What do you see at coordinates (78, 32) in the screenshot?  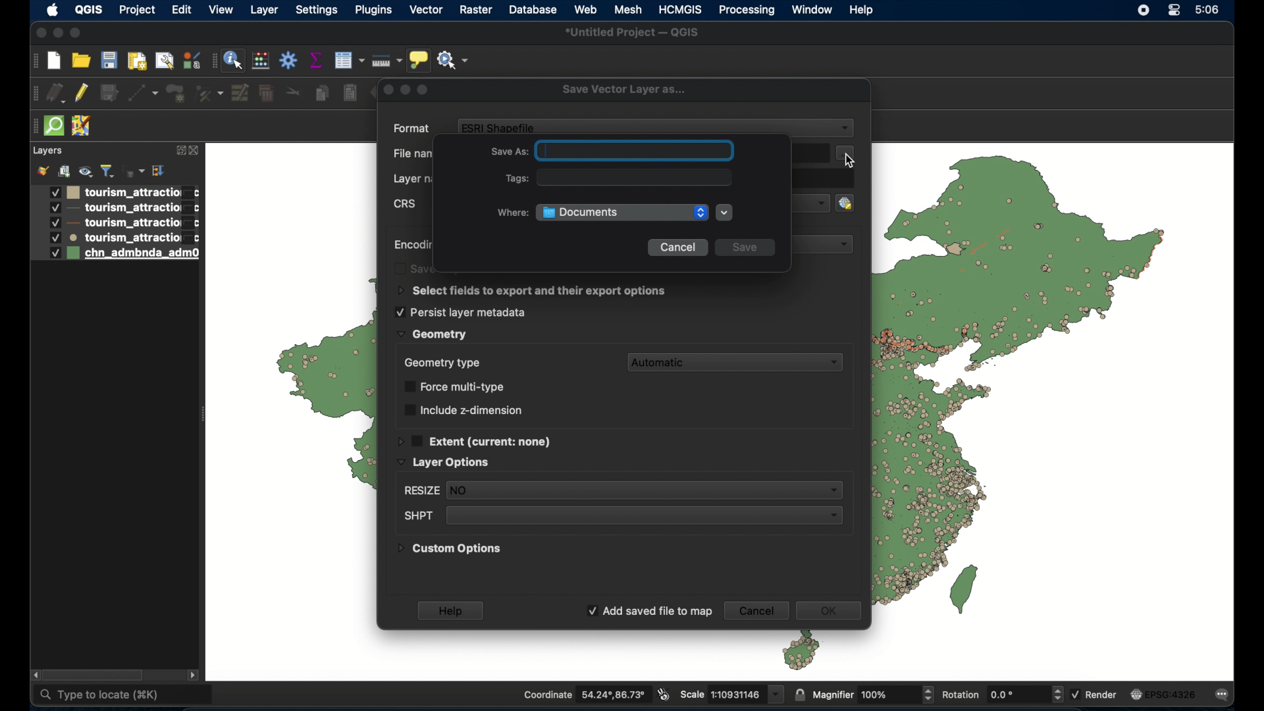 I see `maximize` at bounding box center [78, 32].